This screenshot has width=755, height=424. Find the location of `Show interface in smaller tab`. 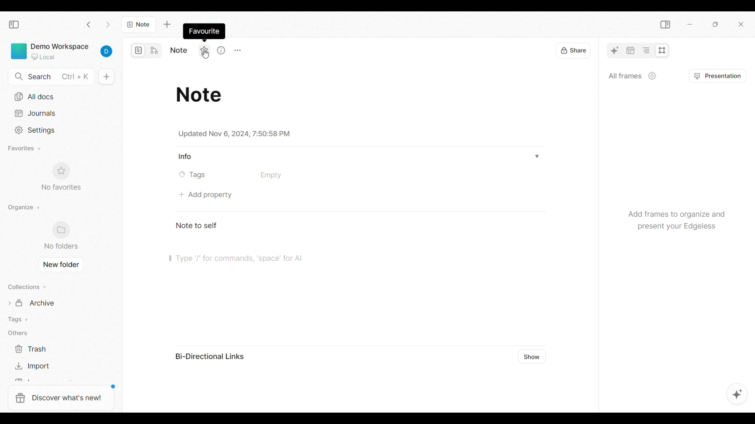

Show interface in smaller tab is located at coordinates (716, 24).